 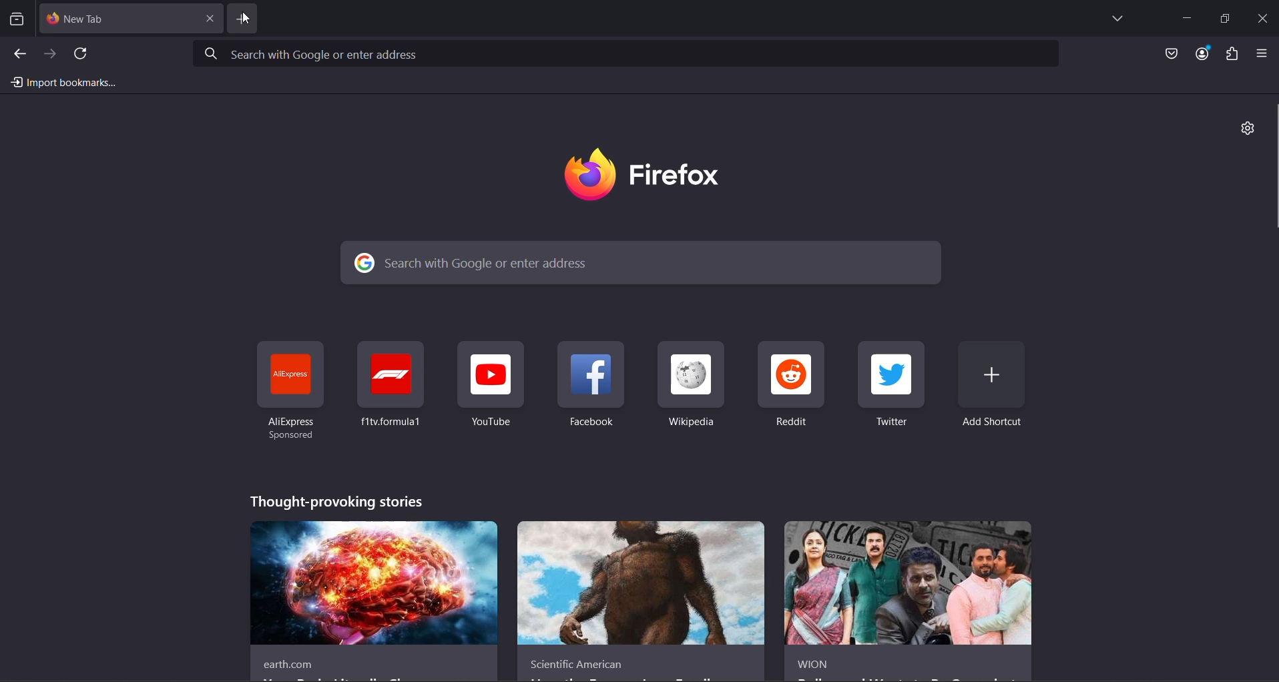 I want to click on logo, so click(x=649, y=176).